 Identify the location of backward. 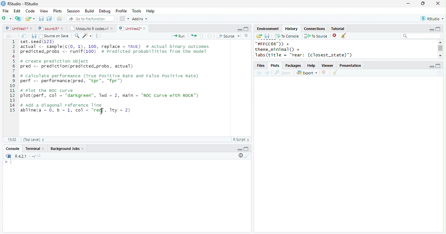
(8, 36).